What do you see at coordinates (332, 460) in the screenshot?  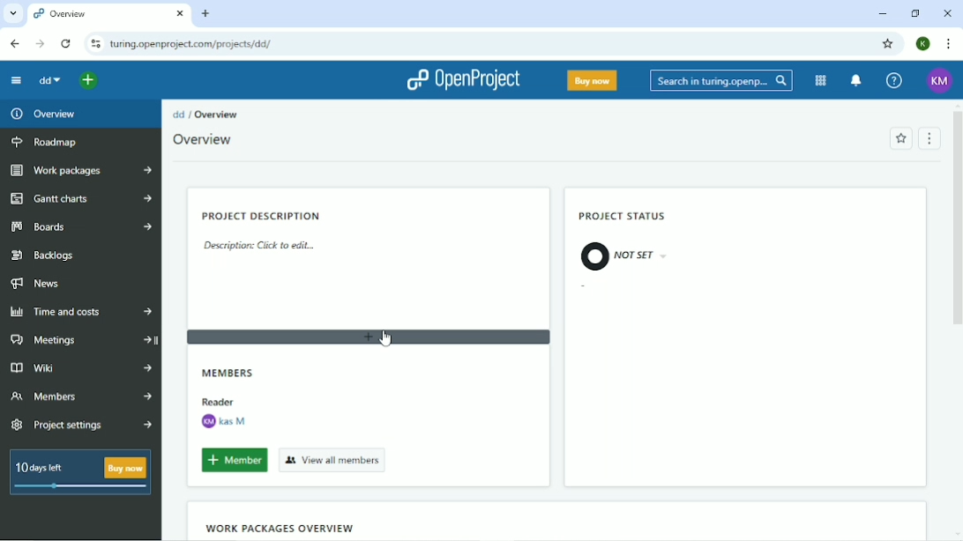 I see `View all members` at bounding box center [332, 460].